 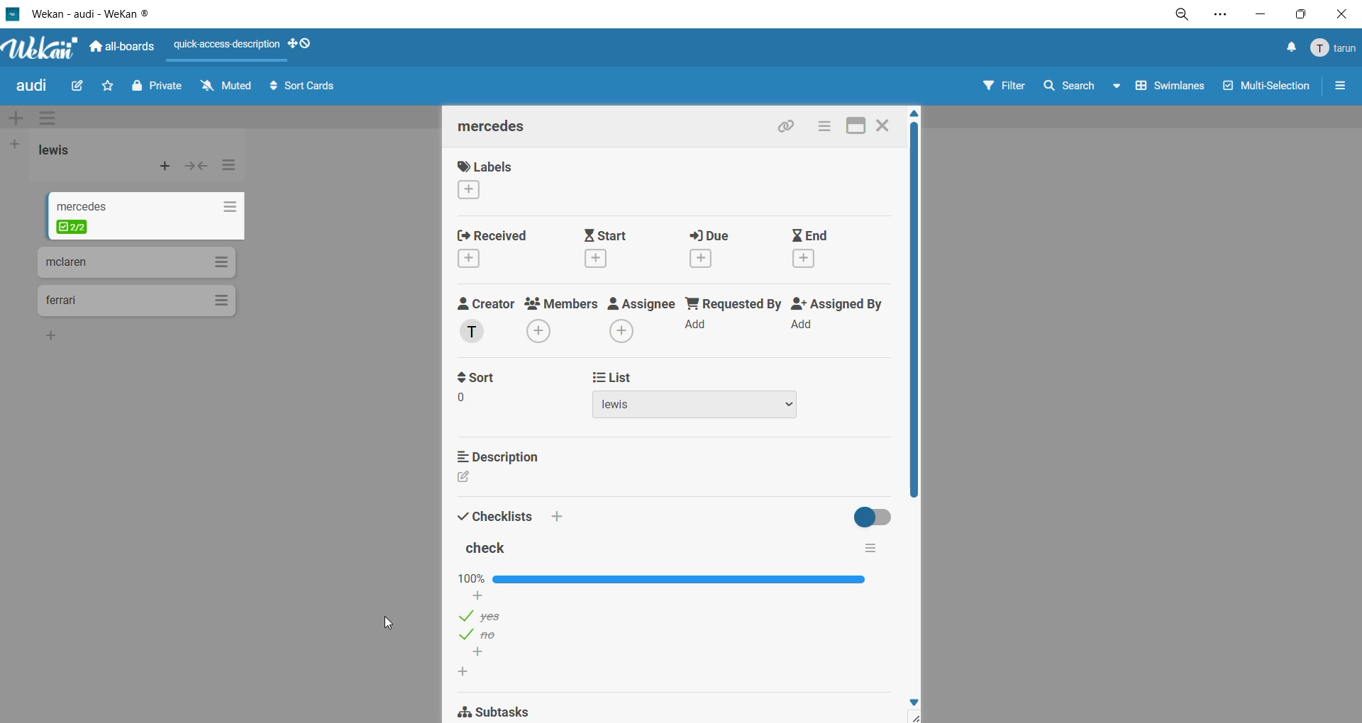 I want to click on description, so click(x=500, y=458).